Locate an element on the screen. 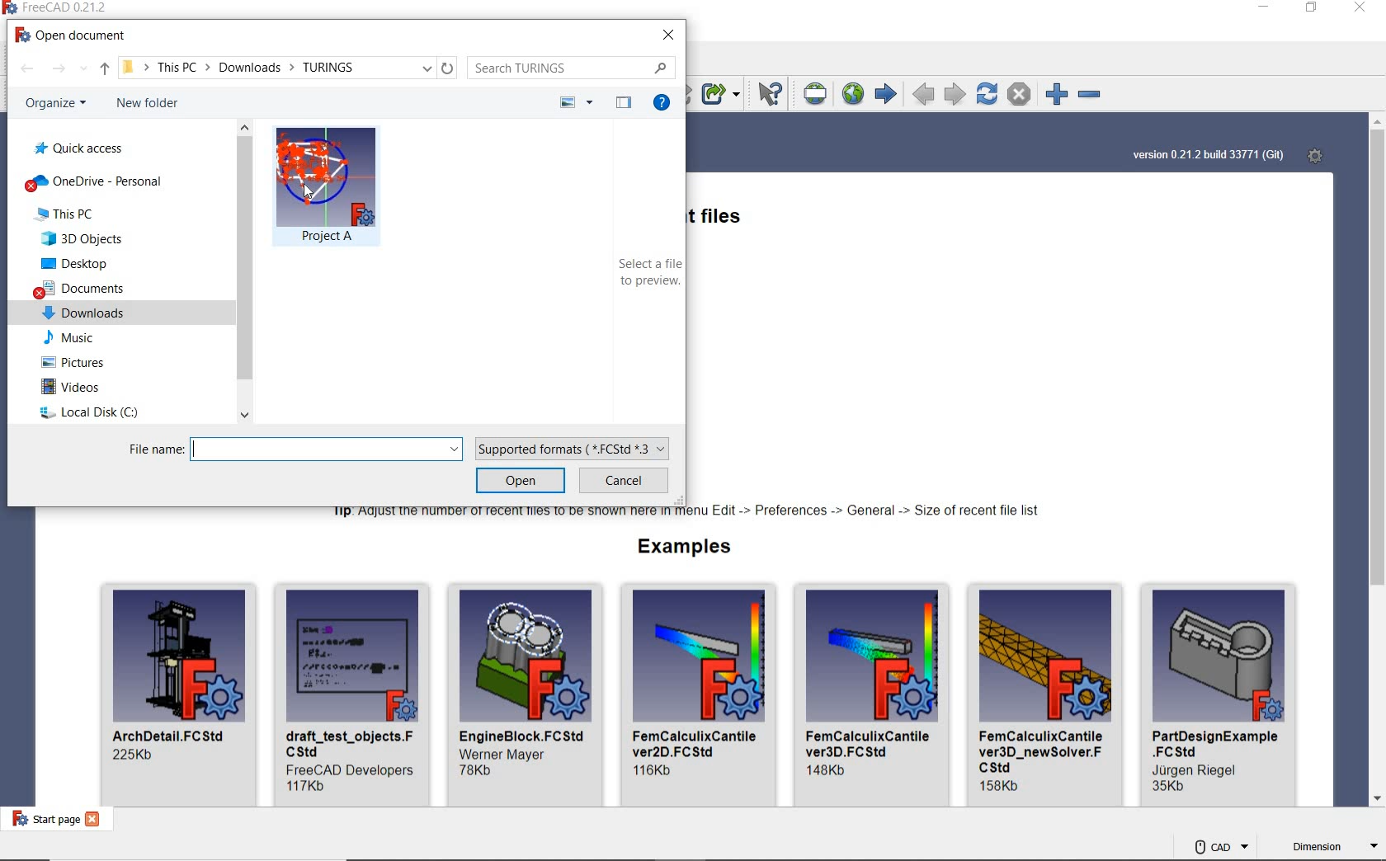 This screenshot has width=1386, height=861. UP TO is located at coordinates (105, 69).